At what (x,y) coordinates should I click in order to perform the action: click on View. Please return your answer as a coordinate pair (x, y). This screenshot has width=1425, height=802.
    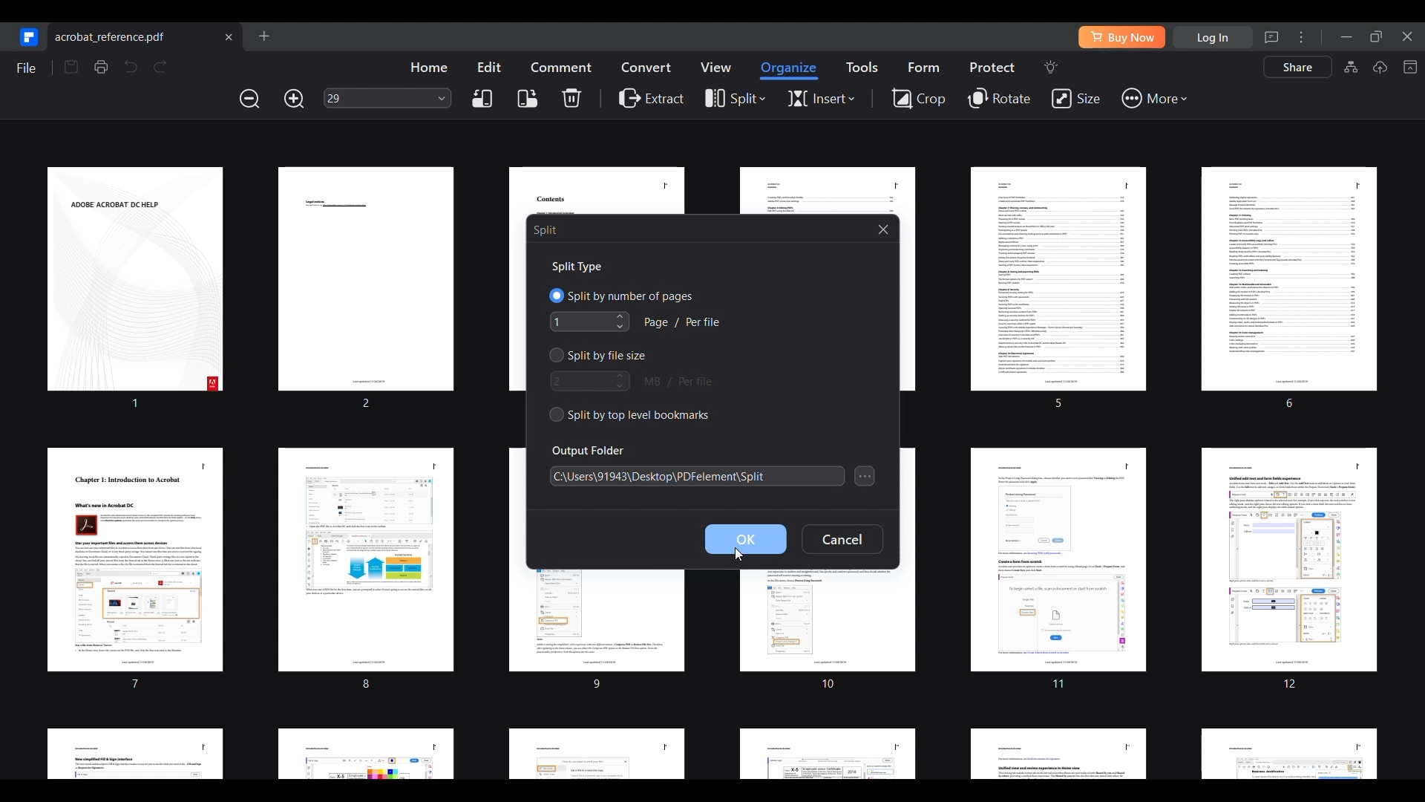
    Looking at the image, I should click on (715, 67).